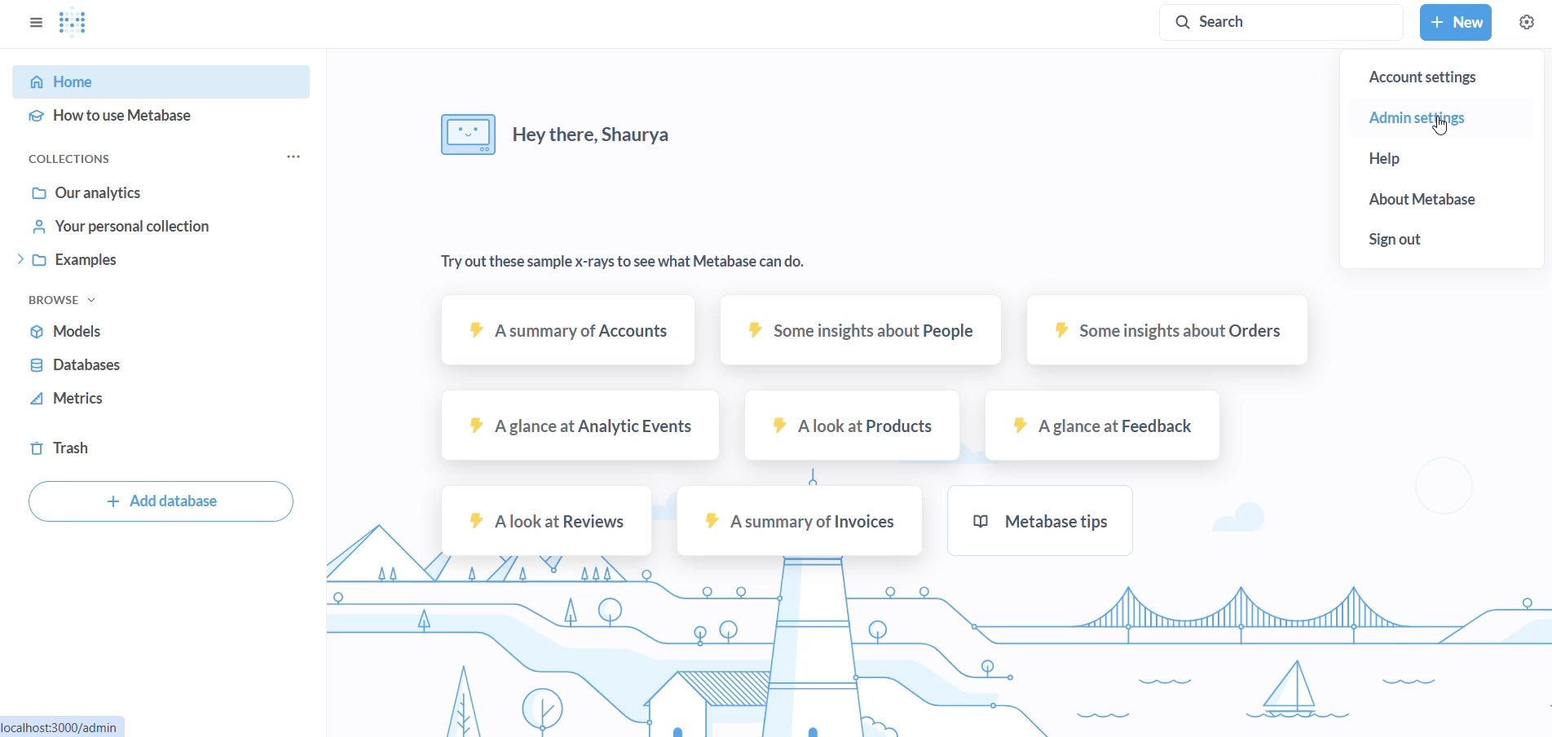 The image size is (1552, 737). What do you see at coordinates (1450, 78) in the screenshot?
I see `Account settings` at bounding box center [1450, 78].